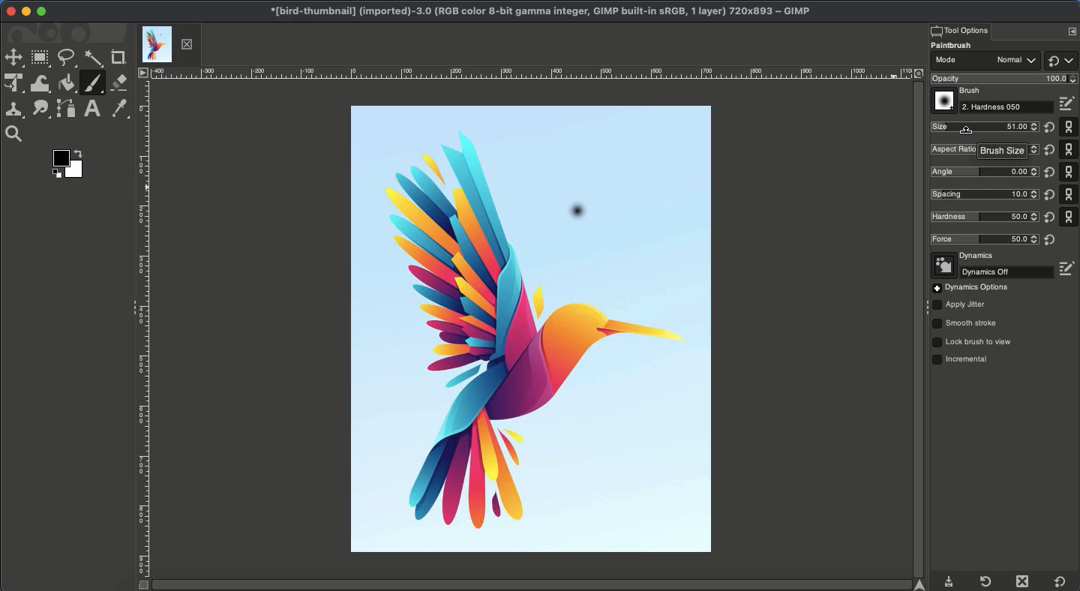  I want to click on Jitter, so click(959, 306).